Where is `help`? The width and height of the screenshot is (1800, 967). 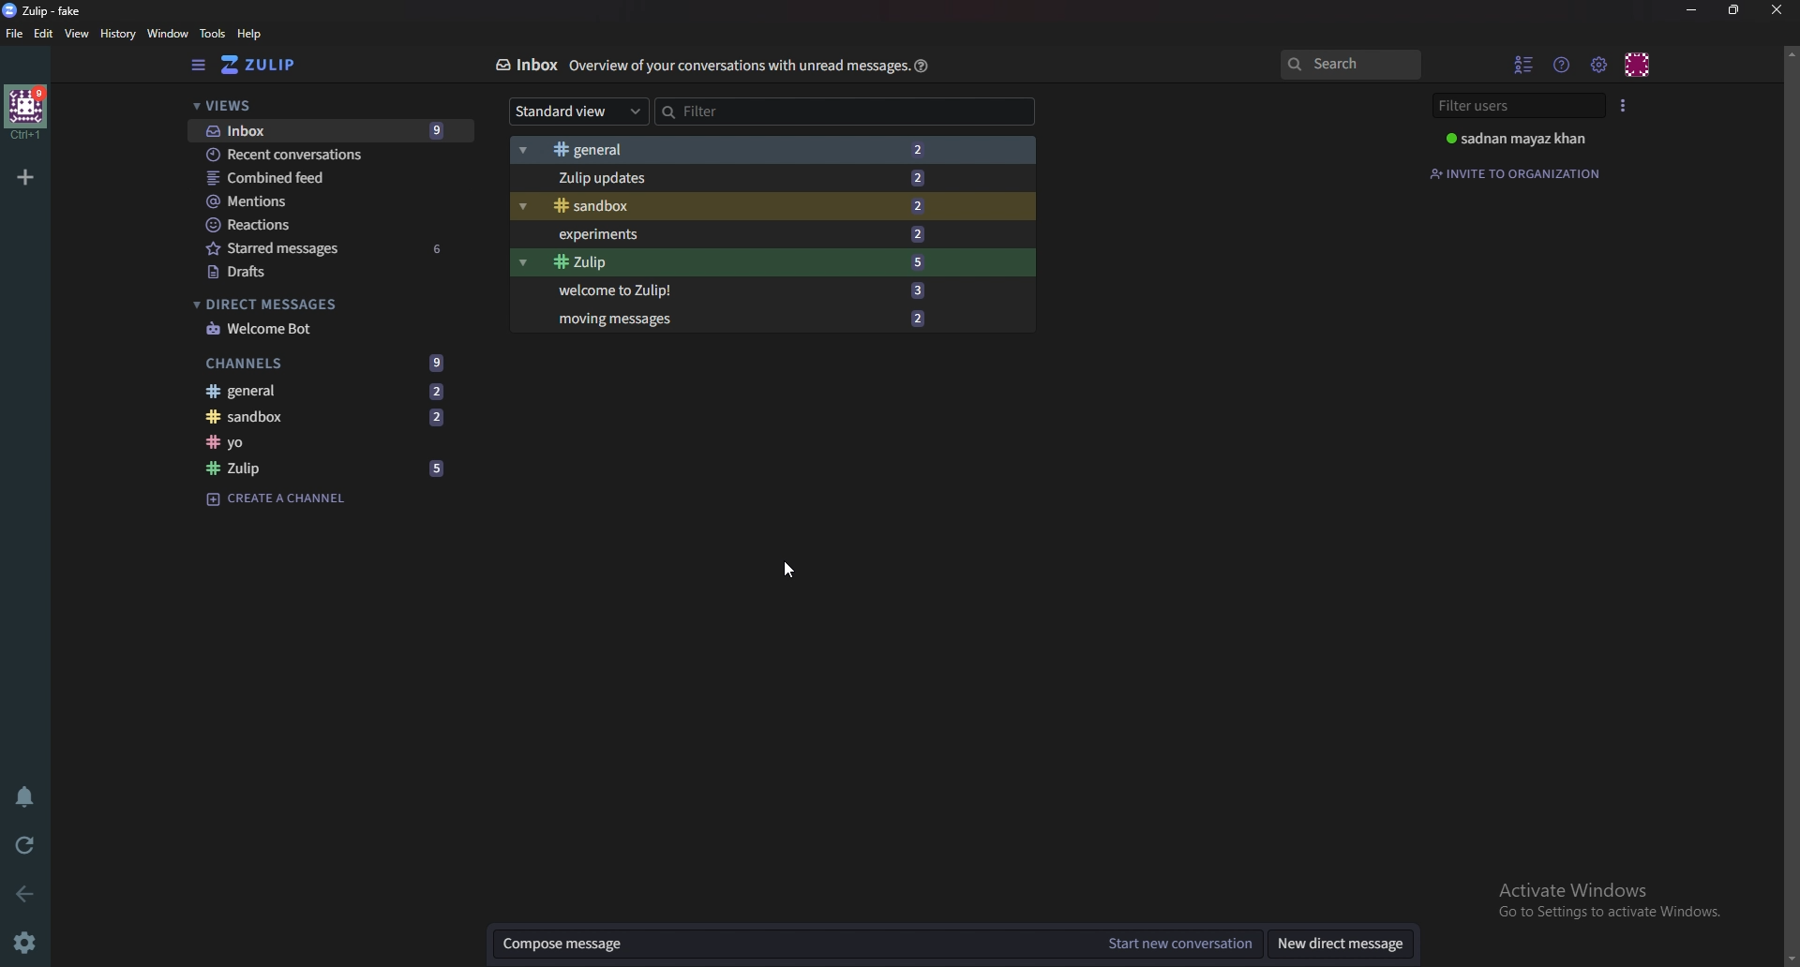
help is located at coordinates (922, 66).